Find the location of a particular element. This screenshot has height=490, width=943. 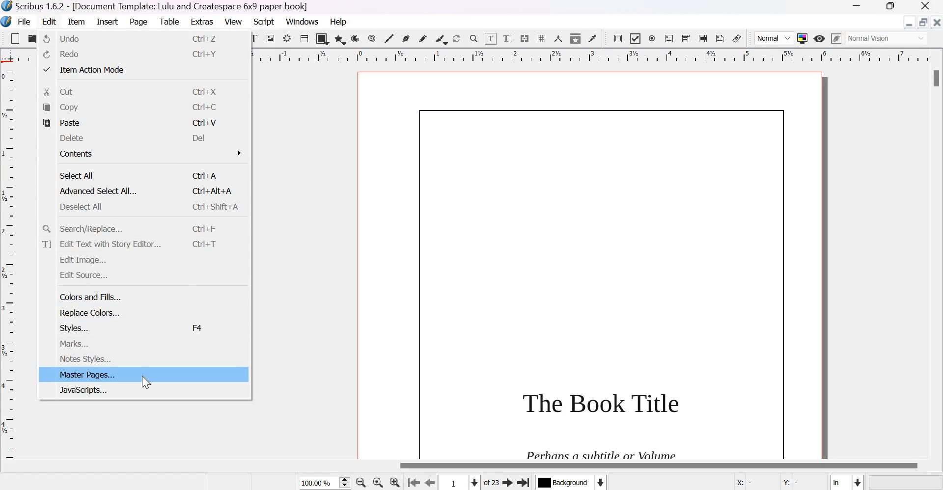

shapes is located at coordinates (322, 39).